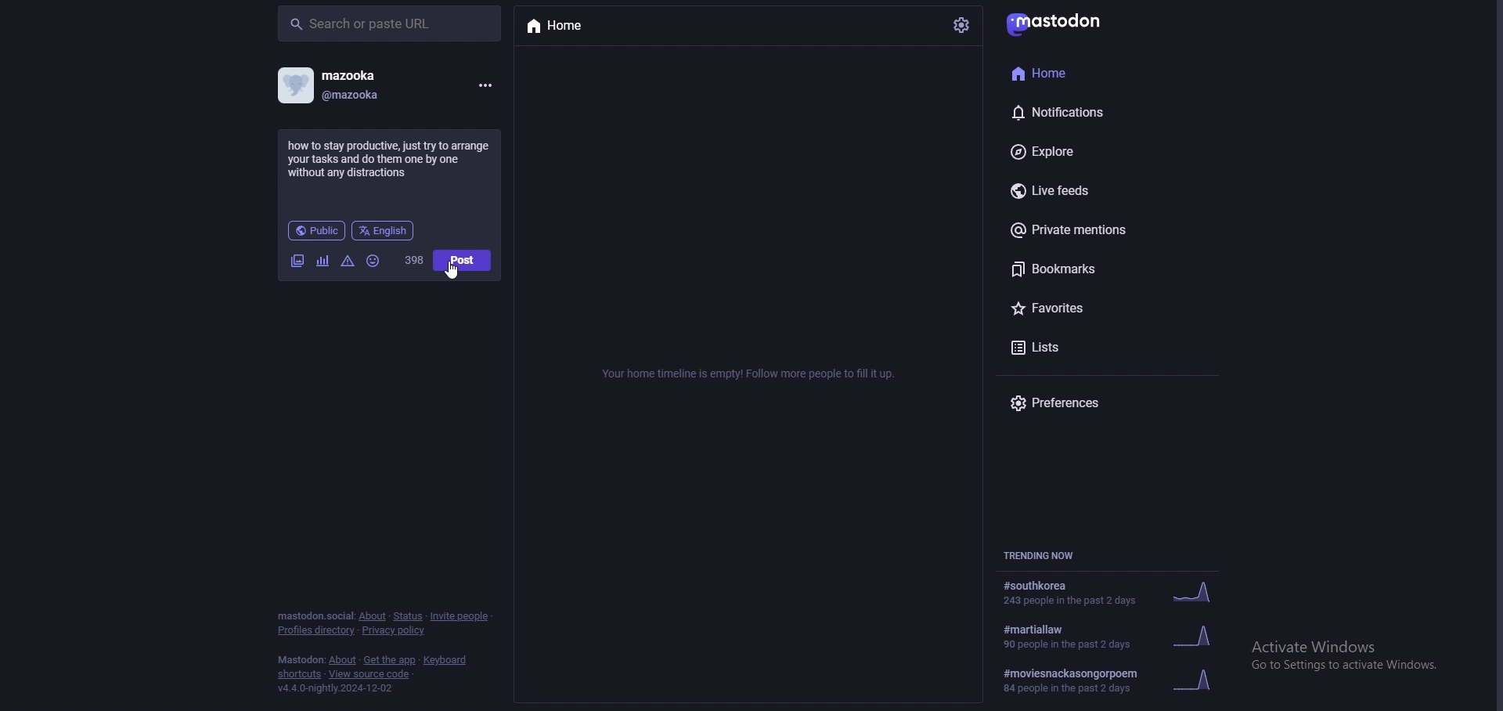  What do you see at coordinates (1123, 636) in the screenshot?
I see `trending` at bounding box center [1123, 636].